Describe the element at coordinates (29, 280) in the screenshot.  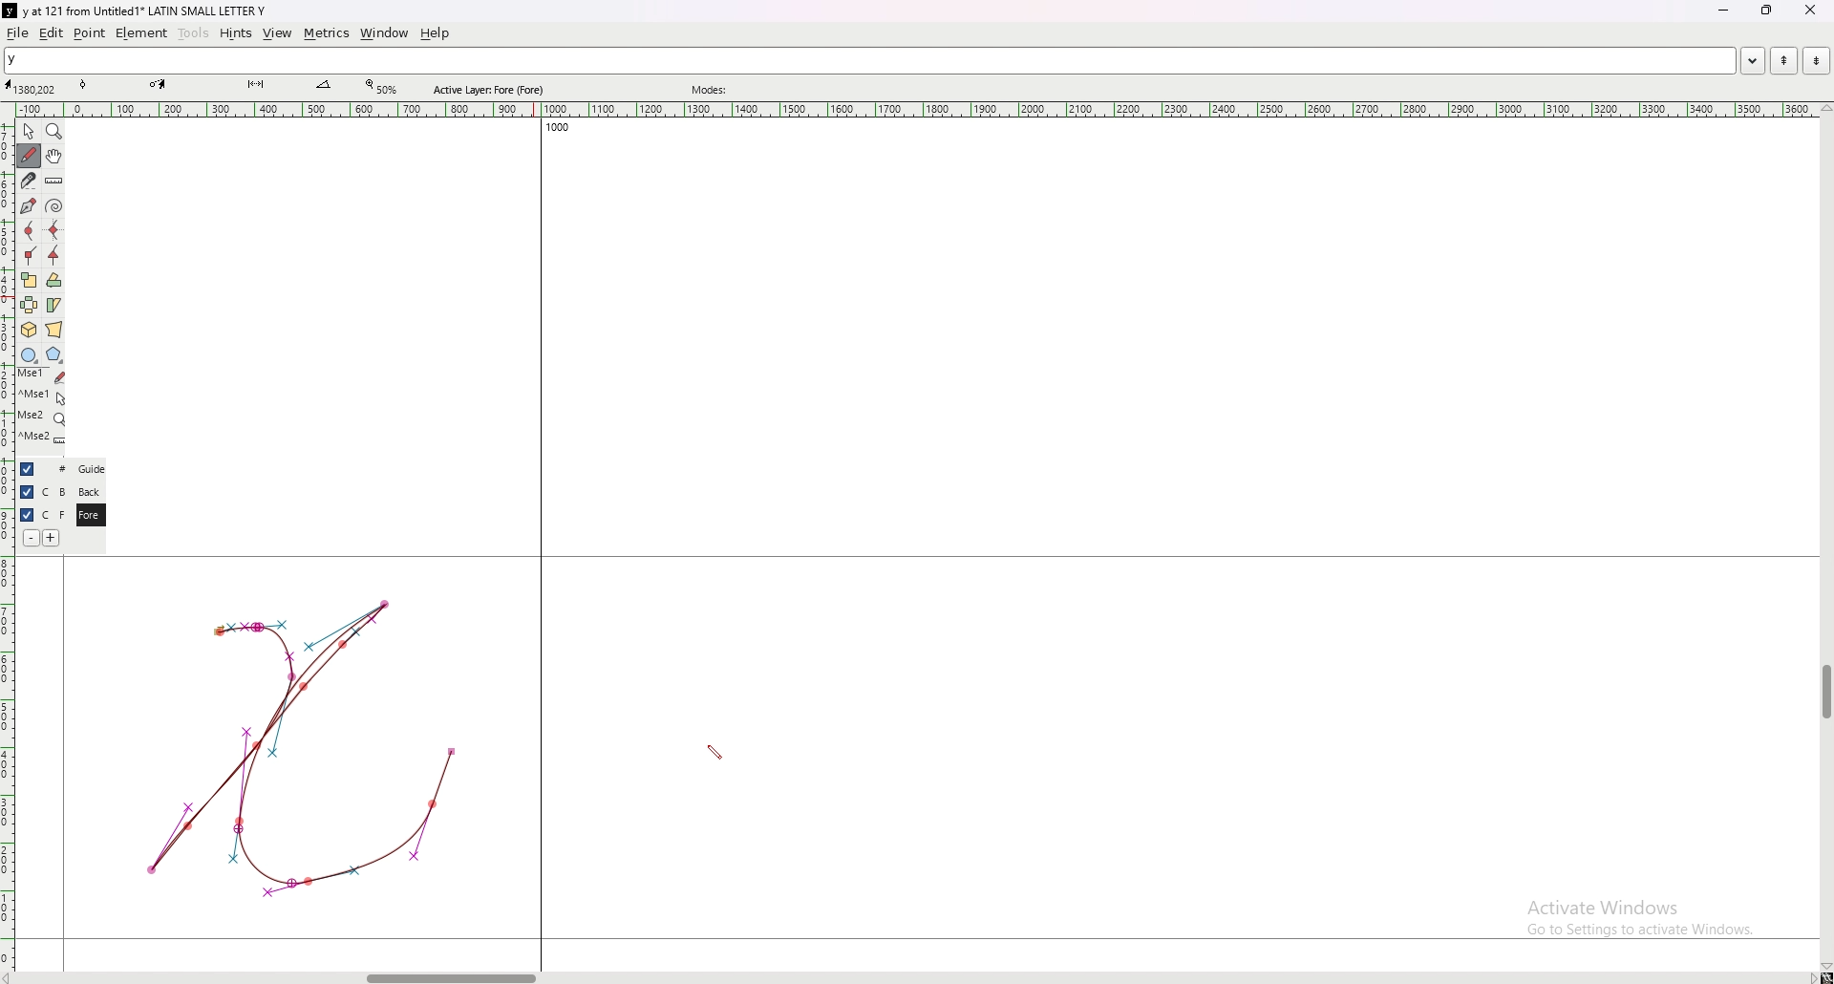
I see `scale the selection` at that location.